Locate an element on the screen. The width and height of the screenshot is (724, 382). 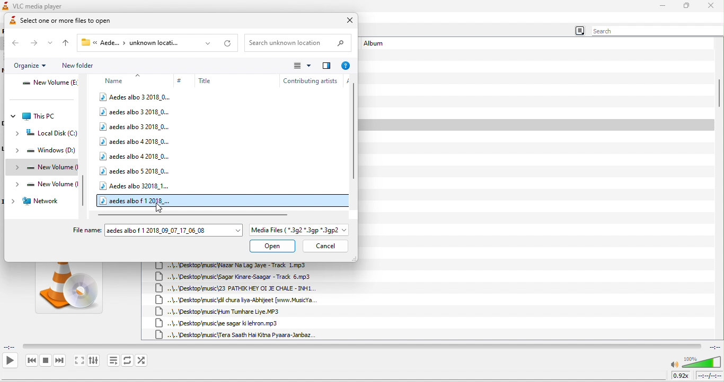
open is located at coordinates (272, 247).